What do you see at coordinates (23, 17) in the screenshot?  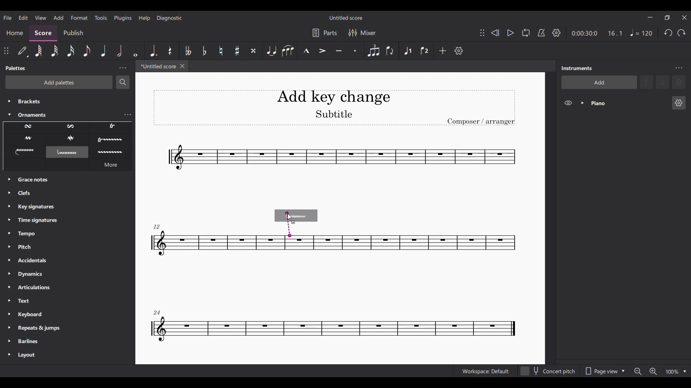 I see `Edit menu` at bounding box center [23, 17].